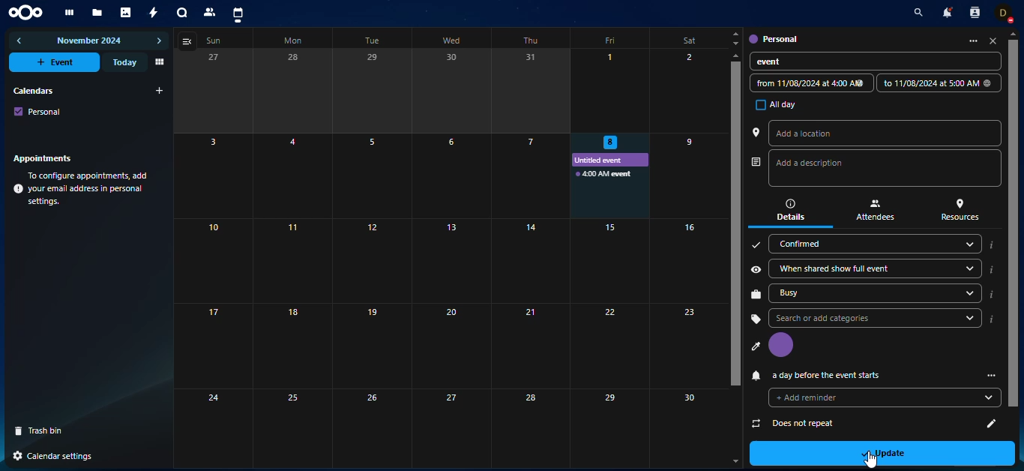 The width and height of the screenshot is (1024, 471). What do you see at coordinates (1012, 226) in the screenshot?
I see `scroll bar` at bounding box center [1012, 226].